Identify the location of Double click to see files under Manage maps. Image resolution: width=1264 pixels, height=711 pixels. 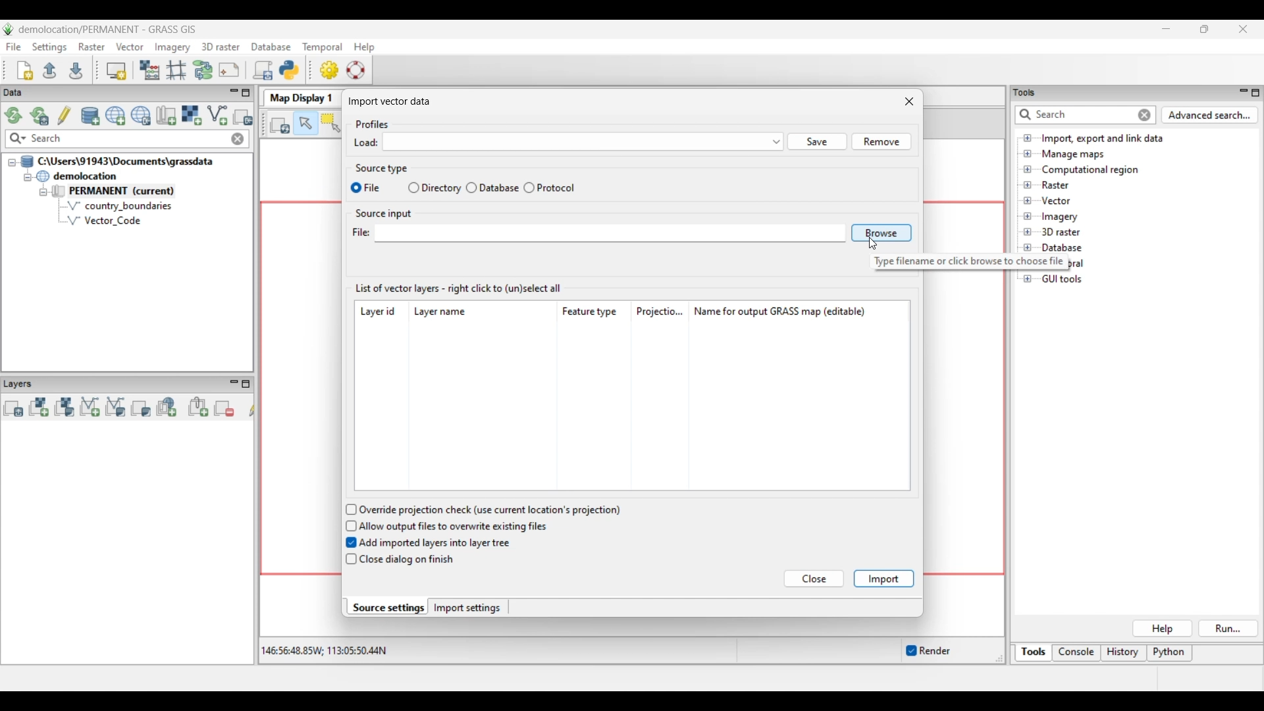
(1074, 155).